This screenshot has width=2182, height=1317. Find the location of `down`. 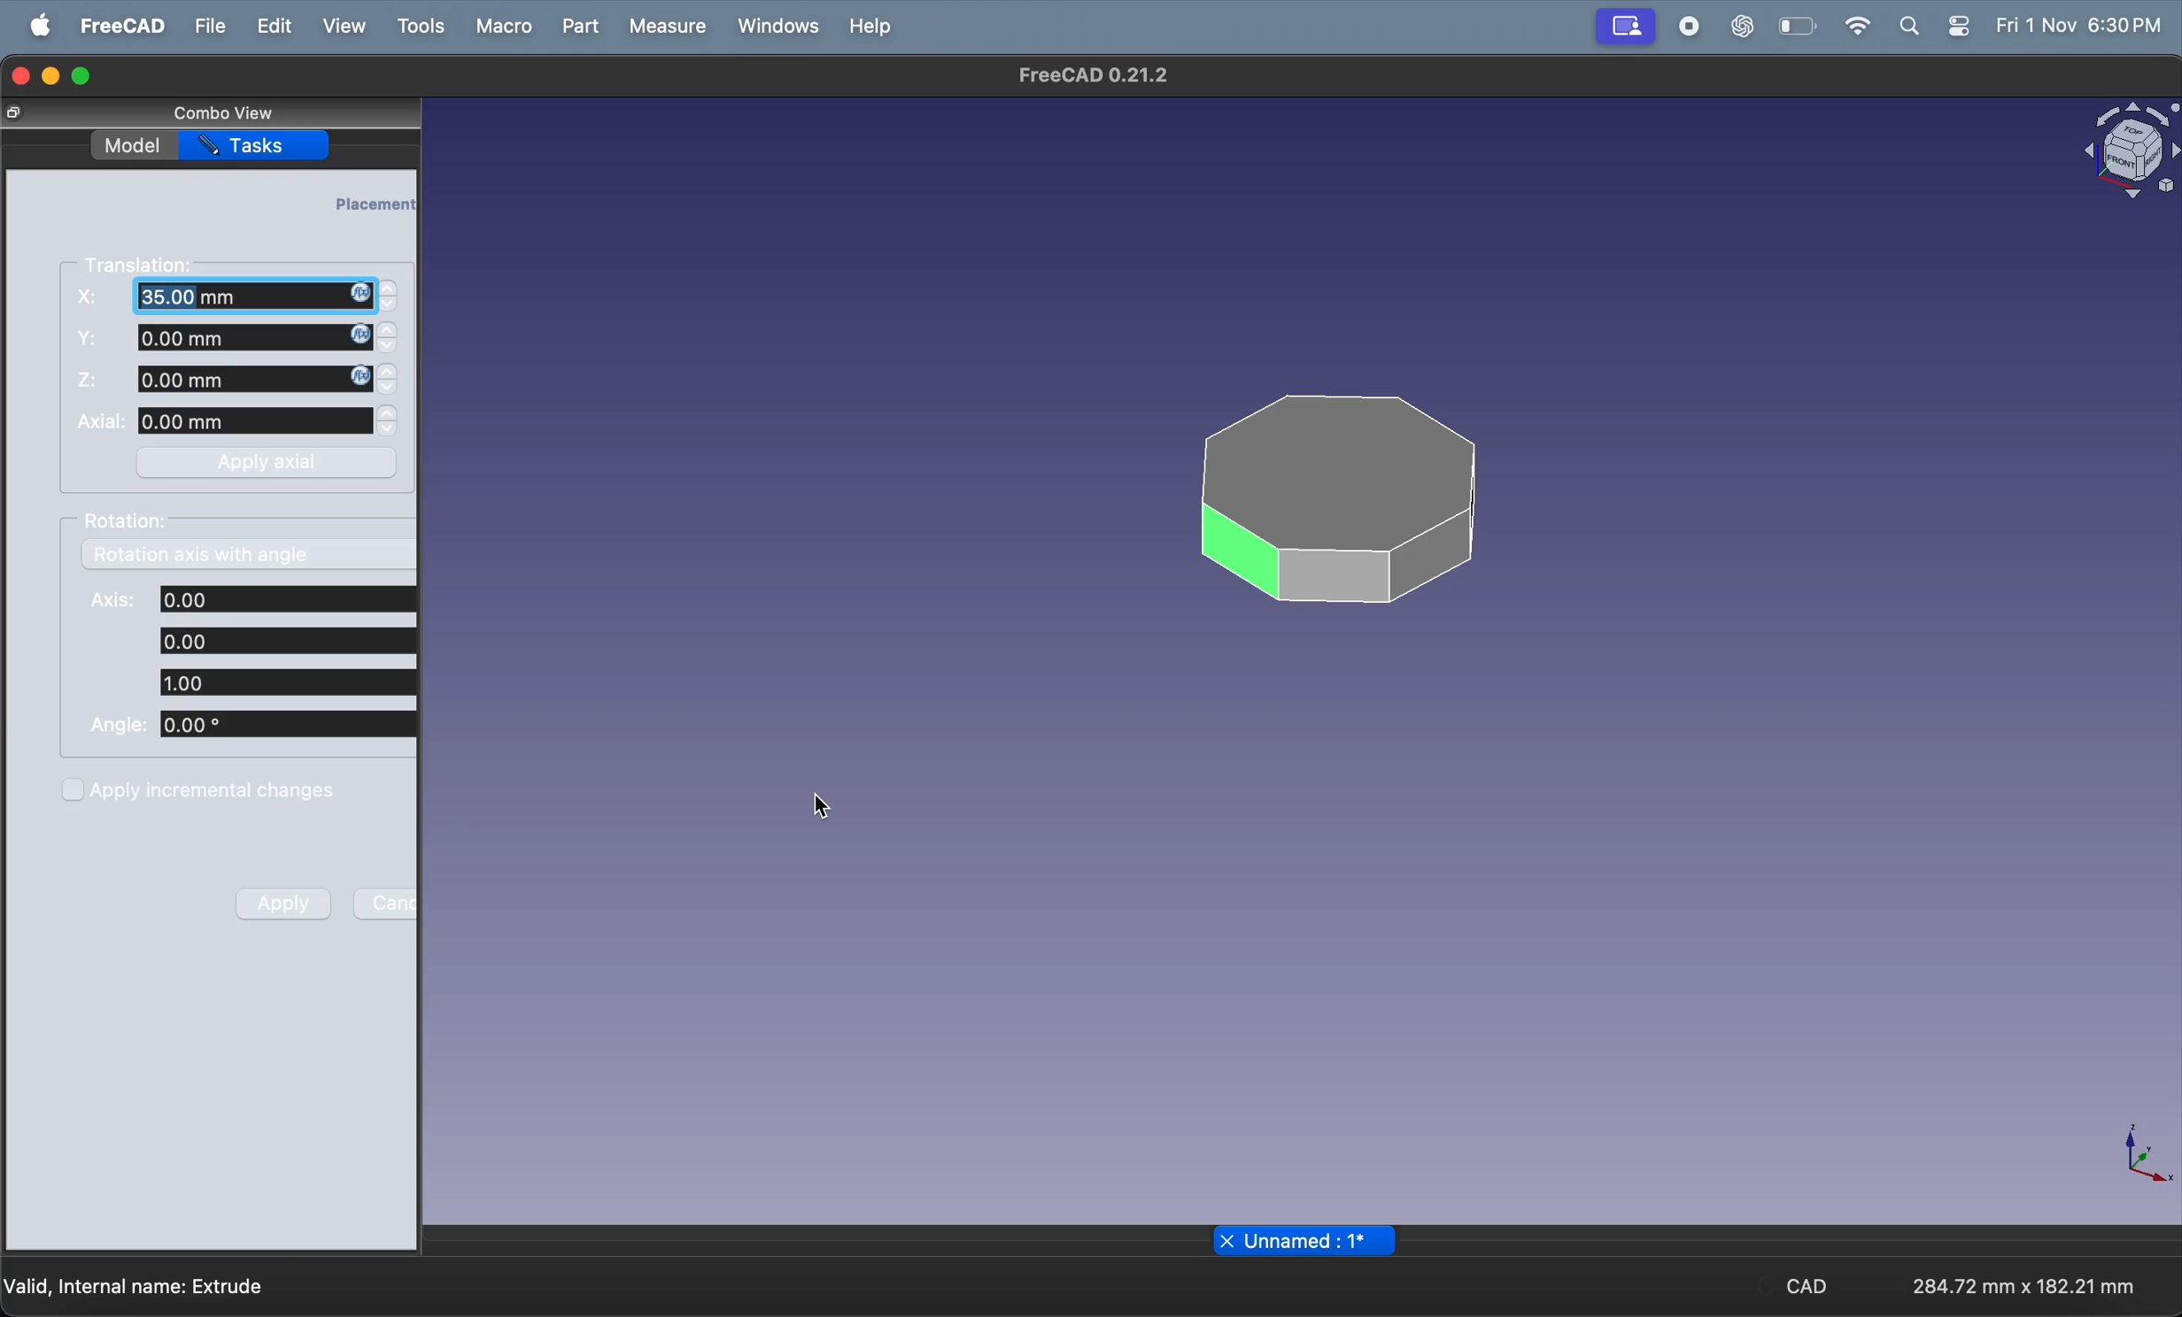

down is located at coordinates (390, 432).